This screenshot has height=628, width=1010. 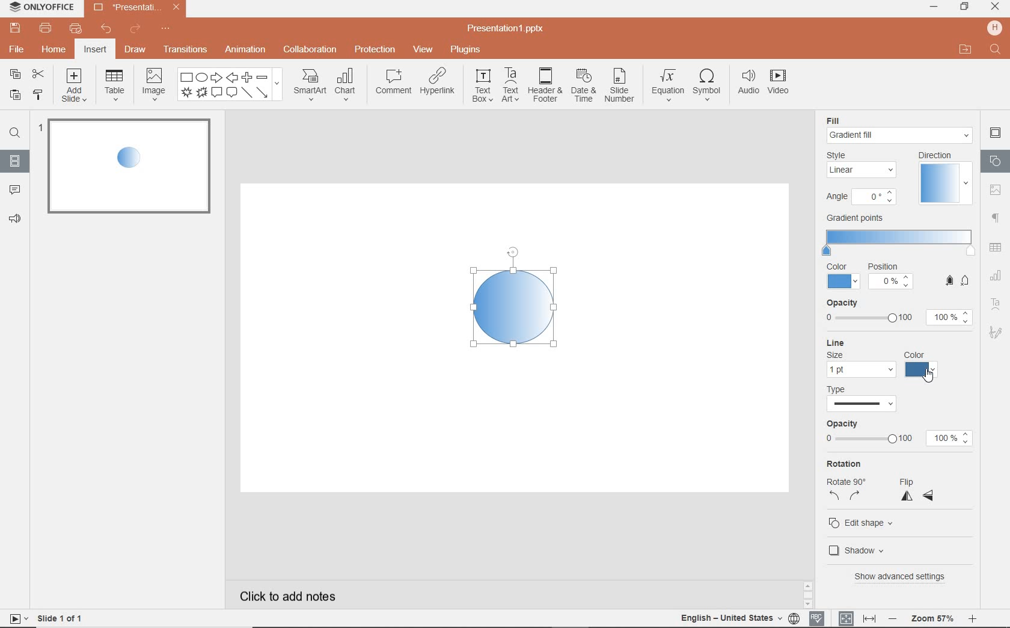 I want to click on click to add notes, so click(x=282, y=596).